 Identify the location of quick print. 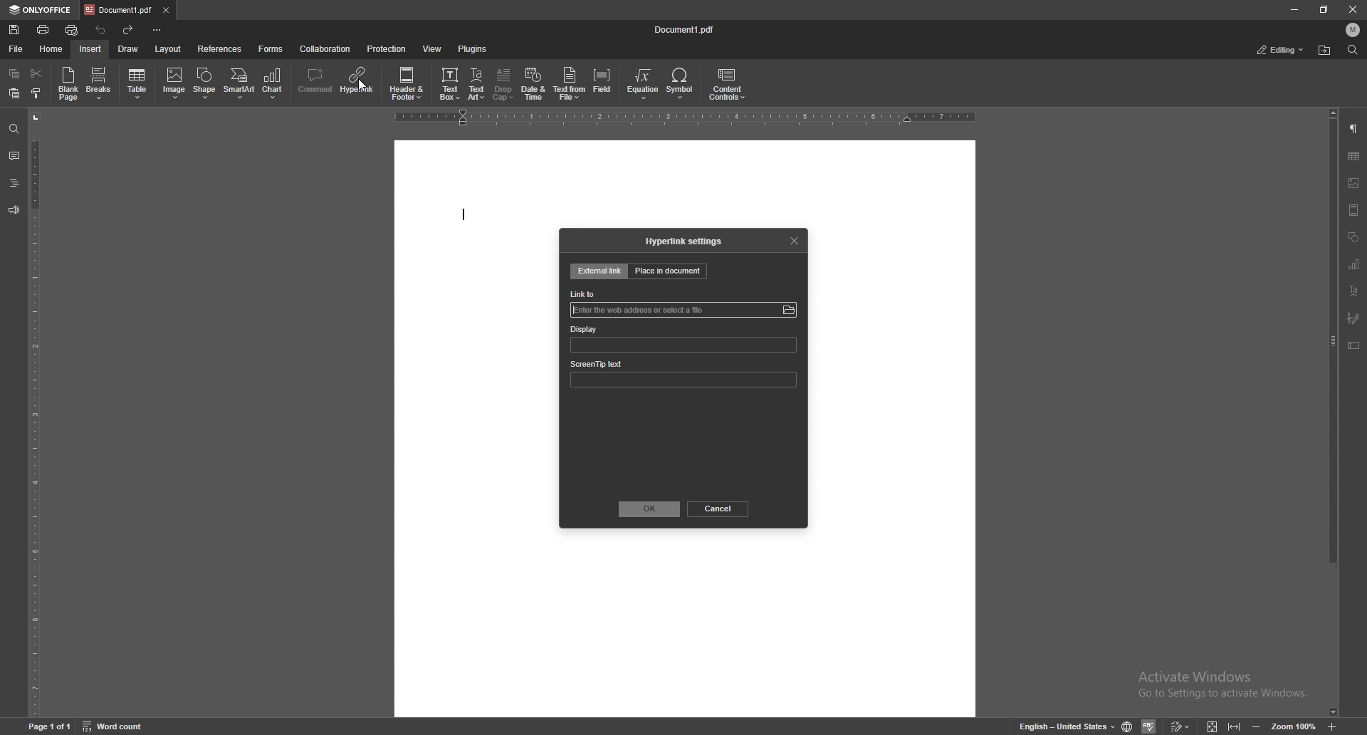
(74, 29).